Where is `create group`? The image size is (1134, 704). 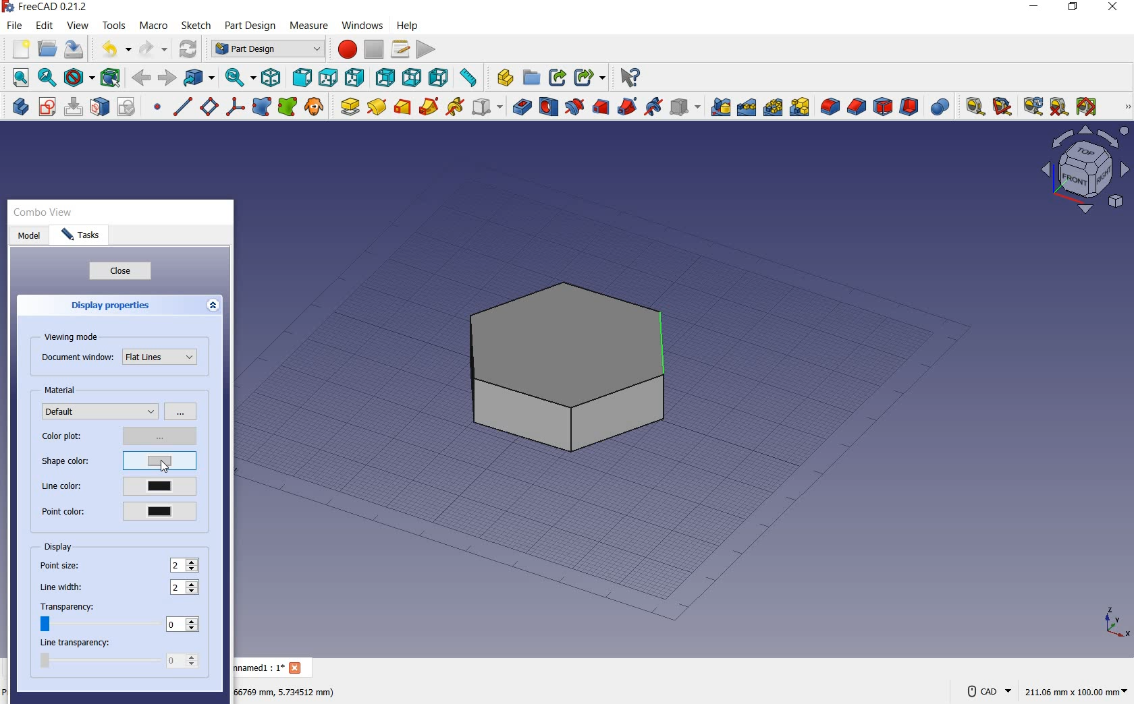
create group is located at coordinates (532, 78).